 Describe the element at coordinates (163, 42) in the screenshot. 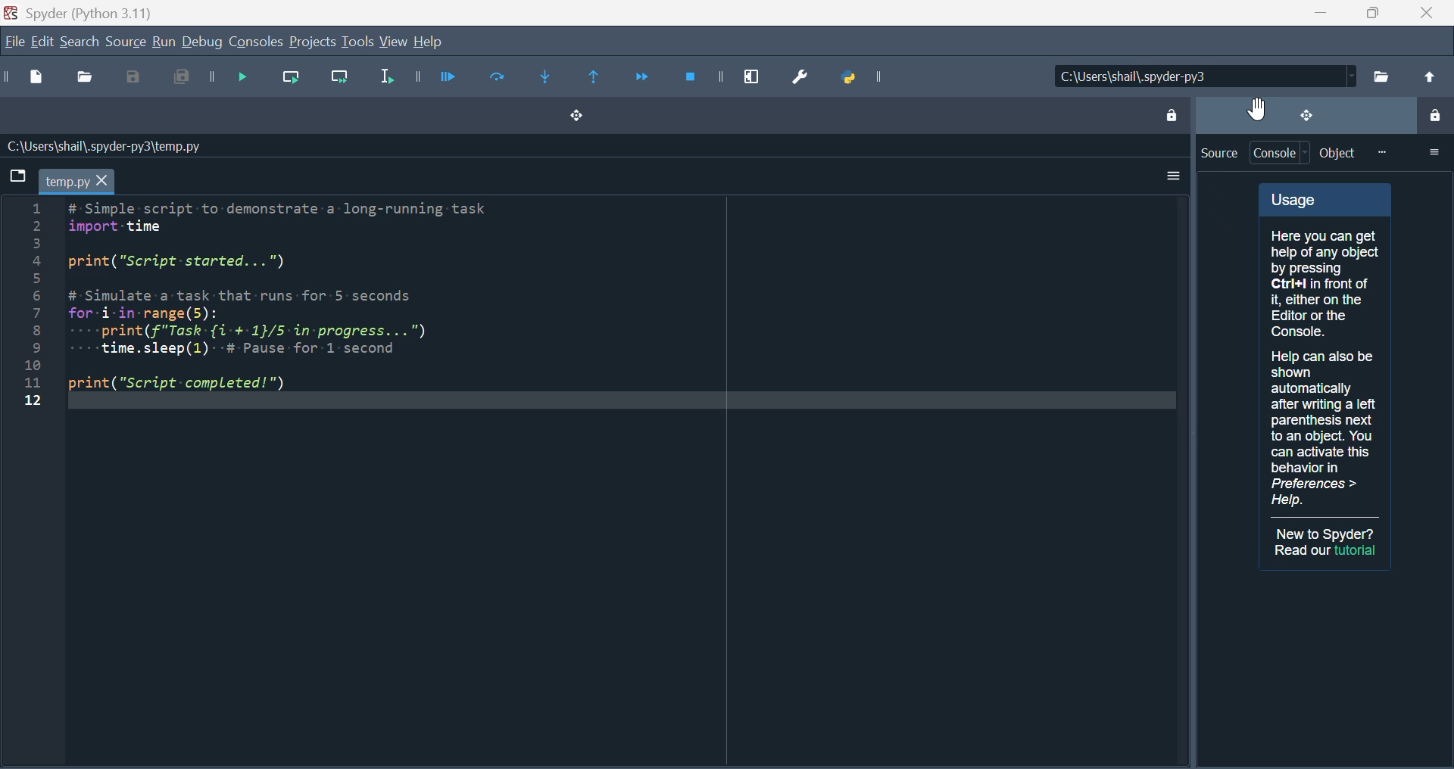

I see `run` at that location.